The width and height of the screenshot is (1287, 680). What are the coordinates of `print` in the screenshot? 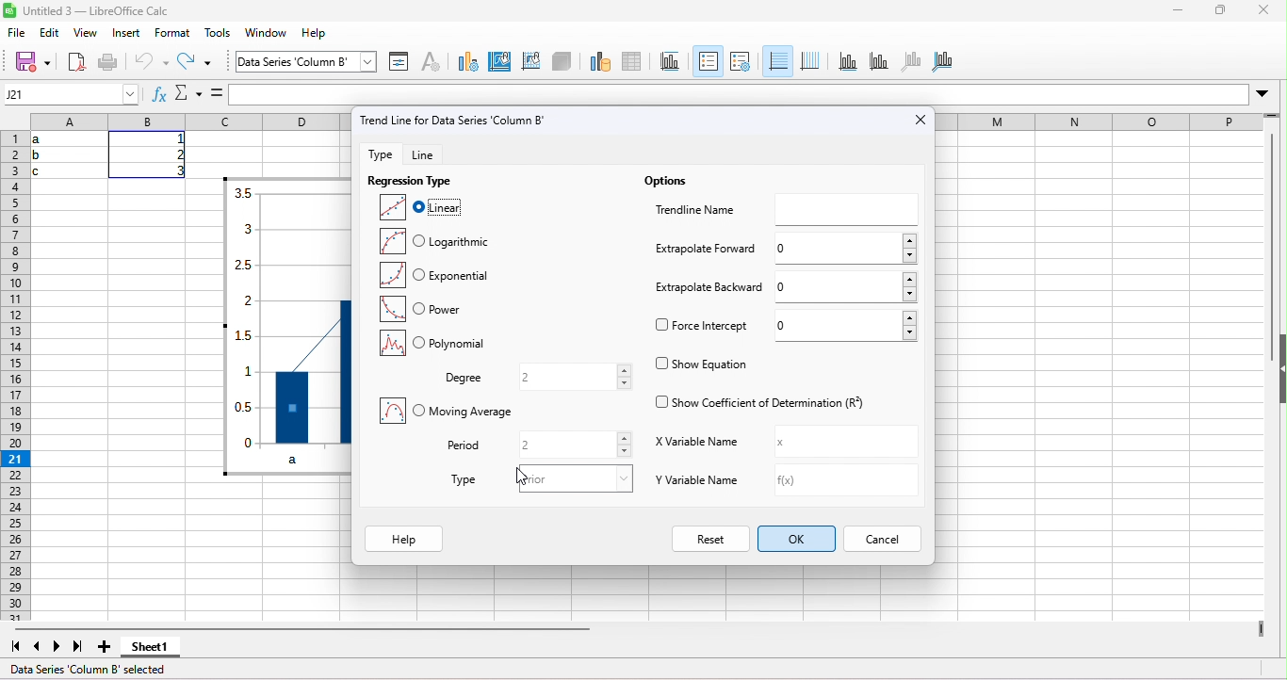 It's located at (115, 64).